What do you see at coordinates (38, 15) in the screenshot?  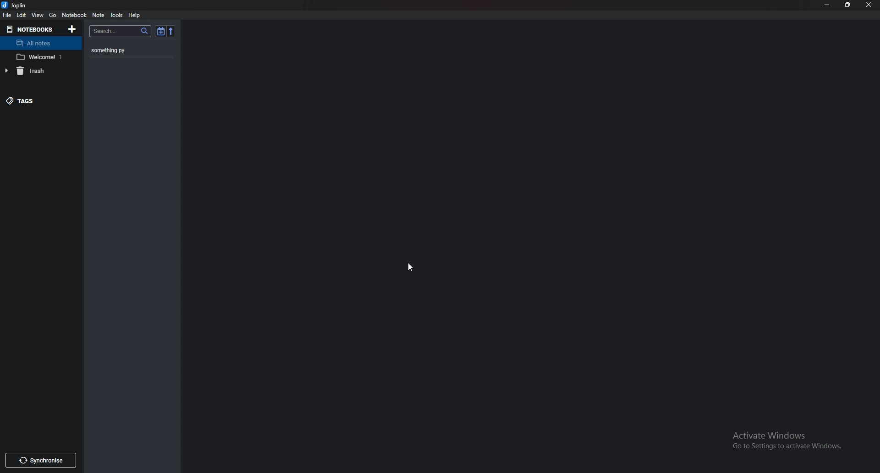 I see `View` at bounding box center [38, 15].